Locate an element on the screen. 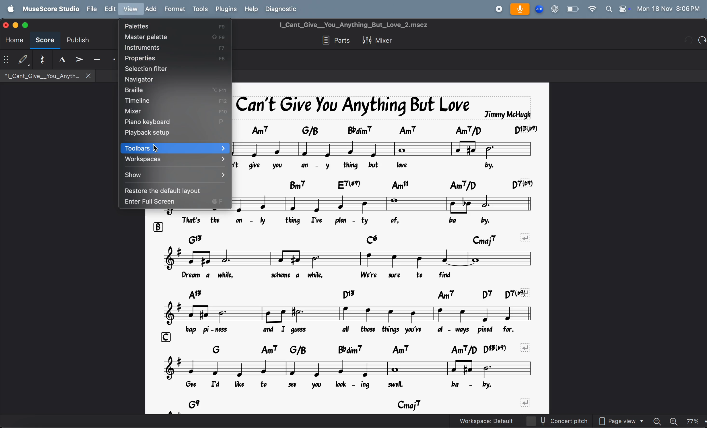 The width and height of the screenshot is (707, 428). plugins is located at coordinates (226, 9).